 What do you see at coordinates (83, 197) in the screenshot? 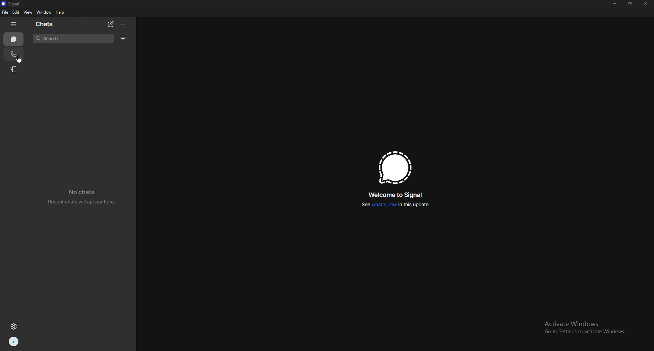
I see `no chats recent chats will appear here` at bounding box center [83, 197].